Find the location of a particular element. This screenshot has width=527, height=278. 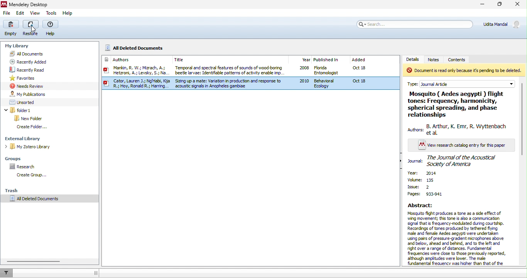

issue is located at coordinates (418, 187).